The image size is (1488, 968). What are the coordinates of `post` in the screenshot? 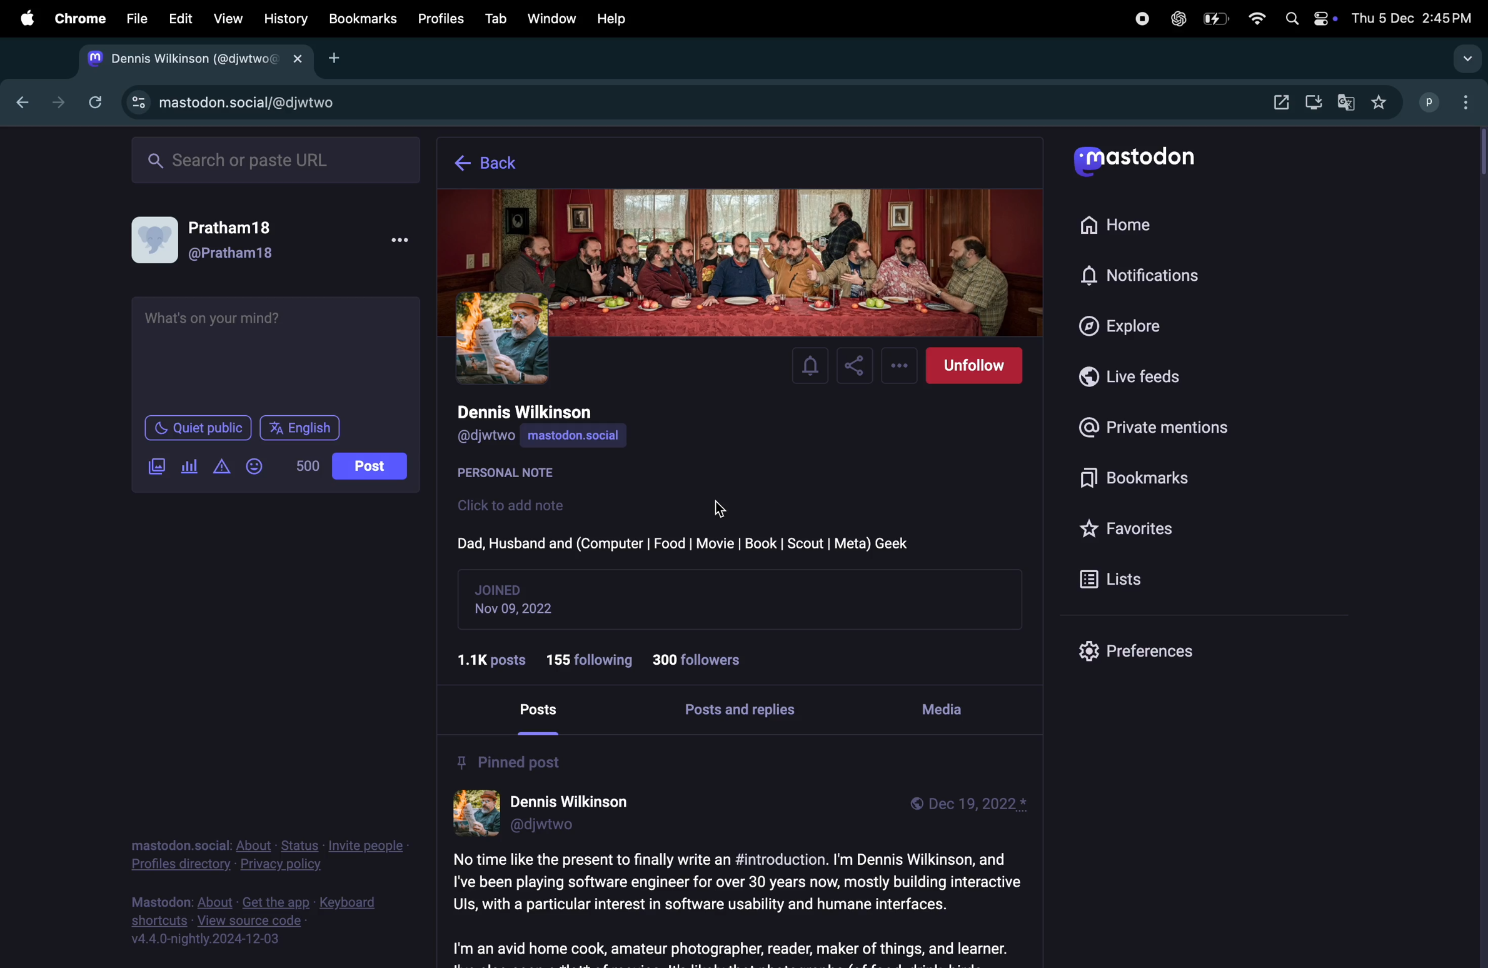 It's located at (369, 466).